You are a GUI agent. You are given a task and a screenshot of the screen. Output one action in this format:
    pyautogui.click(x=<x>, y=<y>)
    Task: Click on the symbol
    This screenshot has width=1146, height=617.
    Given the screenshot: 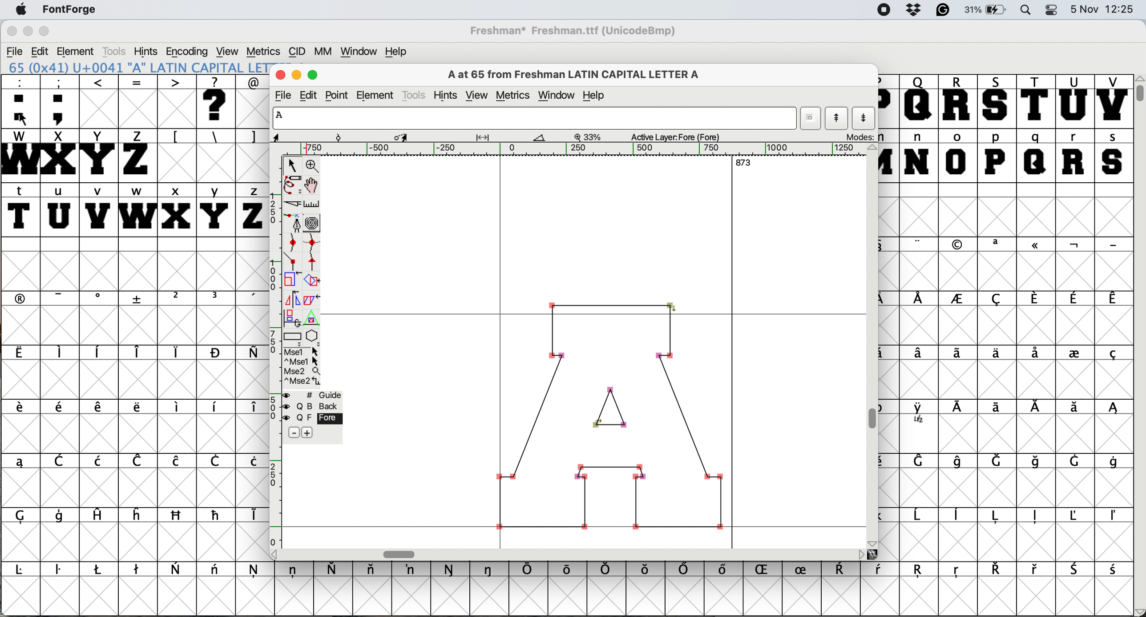 What is the action you would take?
    pyautogui.click(x=997, y=244)
    